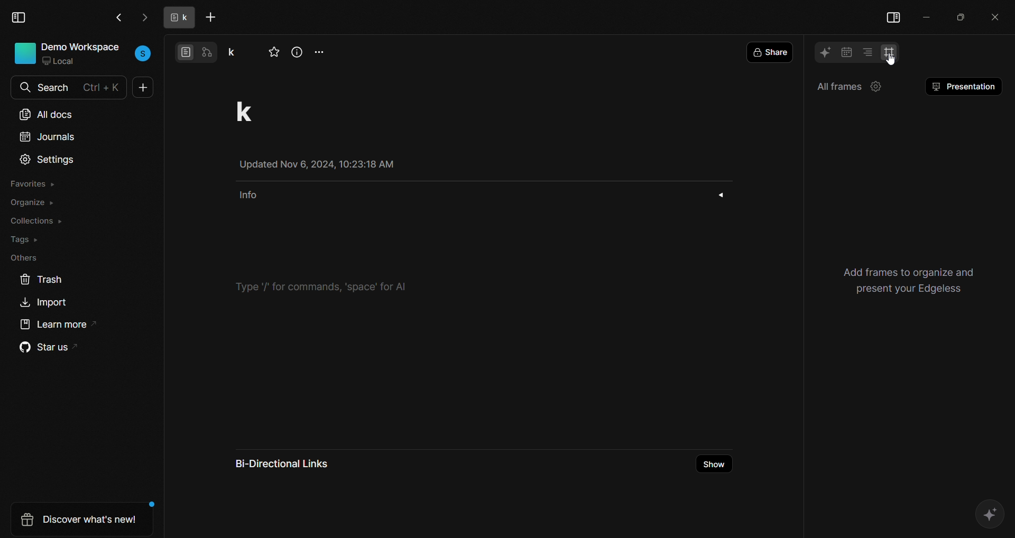 Image resolution: width=1015 pixels, height=538 pixels. Describe the element at coordinates (326, 164) in the screenshot. I see `Updated Nov 6, 2024, 10:23:18 AM` at that location.